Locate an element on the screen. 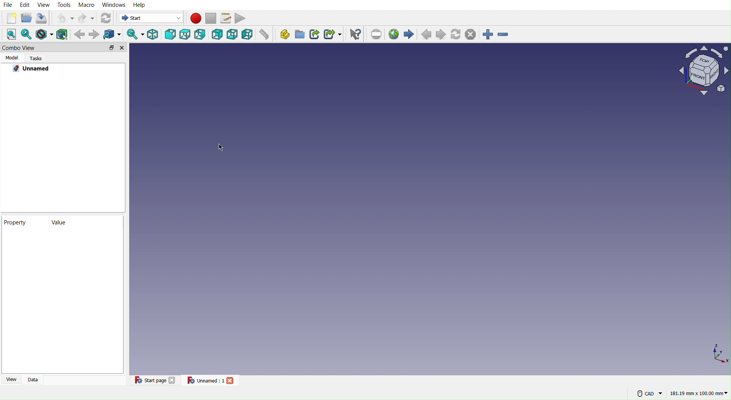 The image size is (731, 400). Macro is located at coordinates (87, 5).